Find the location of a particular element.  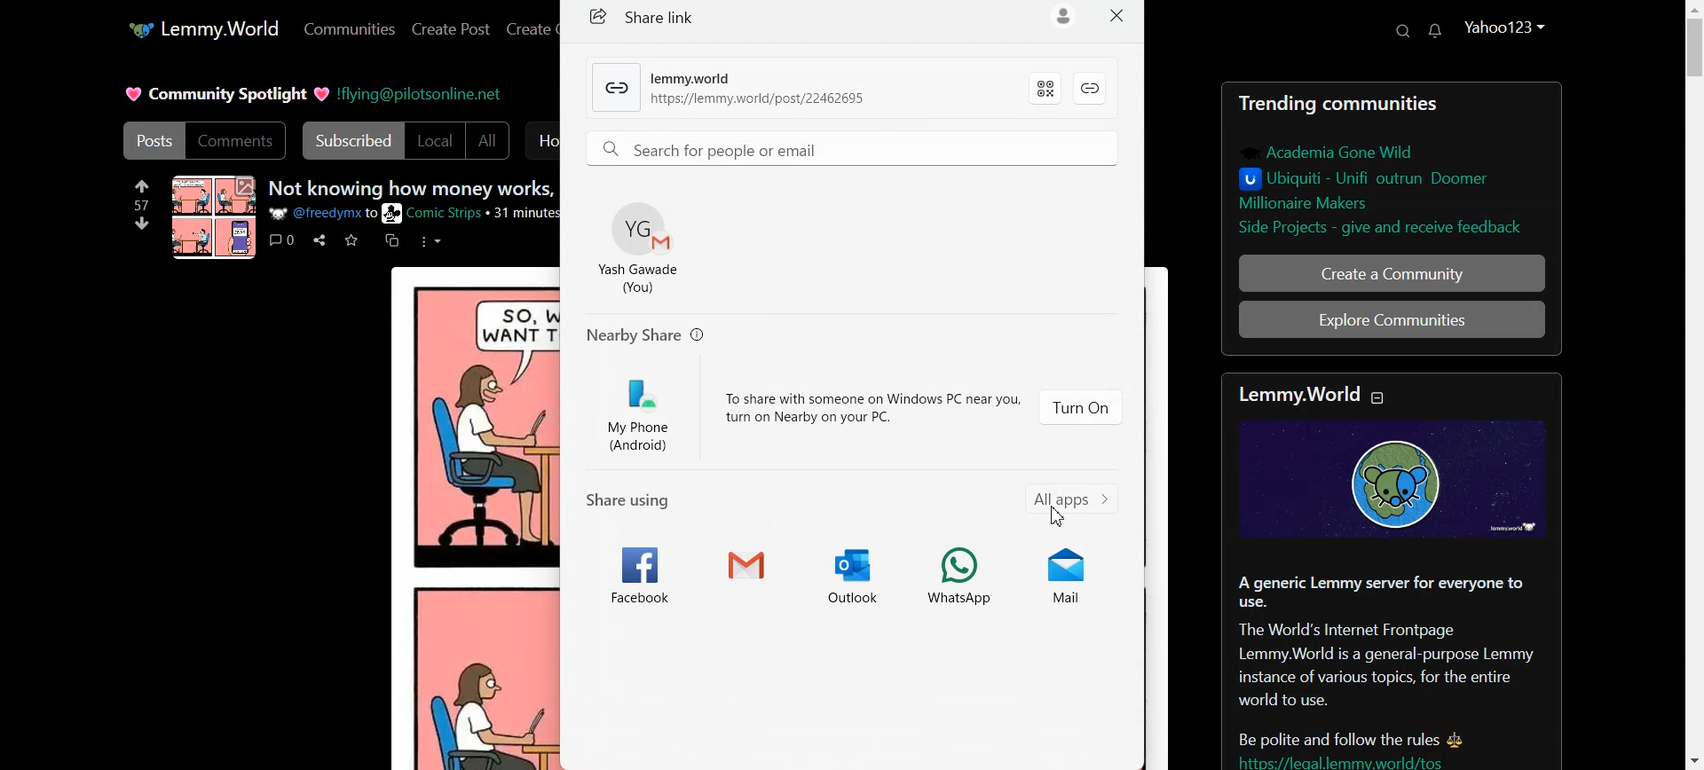

Text is located at coordinates (873, 403).